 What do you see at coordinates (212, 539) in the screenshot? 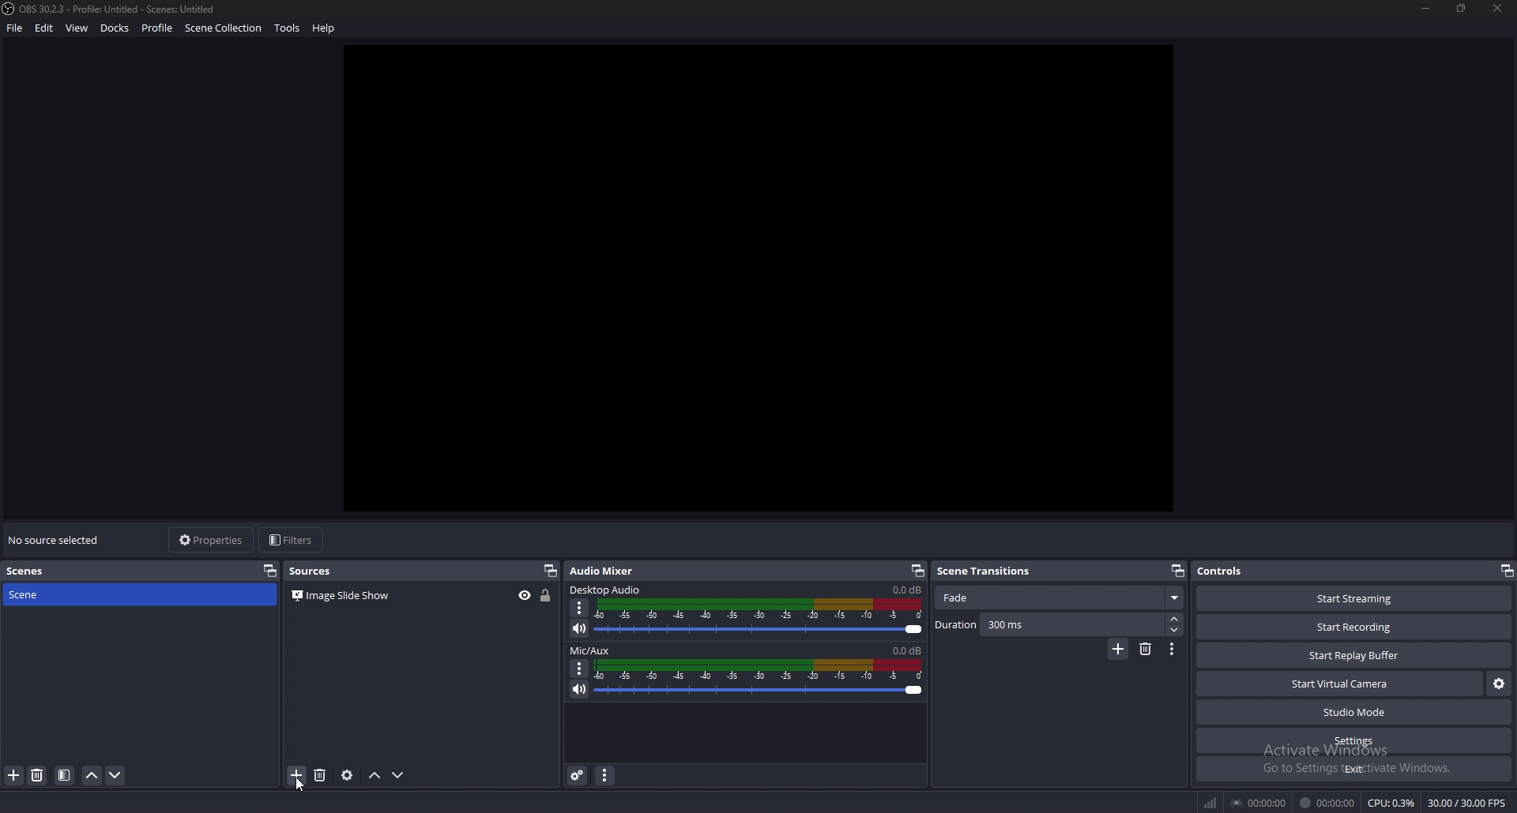
I see `properties` at bounding box center [212, 539].